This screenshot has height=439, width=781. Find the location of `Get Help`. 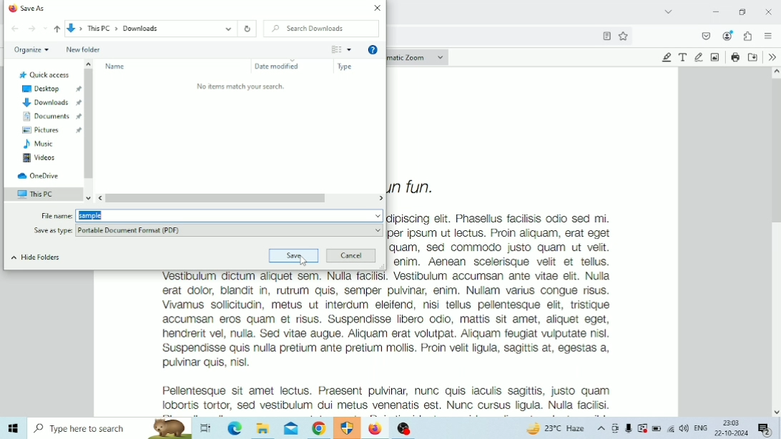

Get Help is located at coordinates (373, 50).